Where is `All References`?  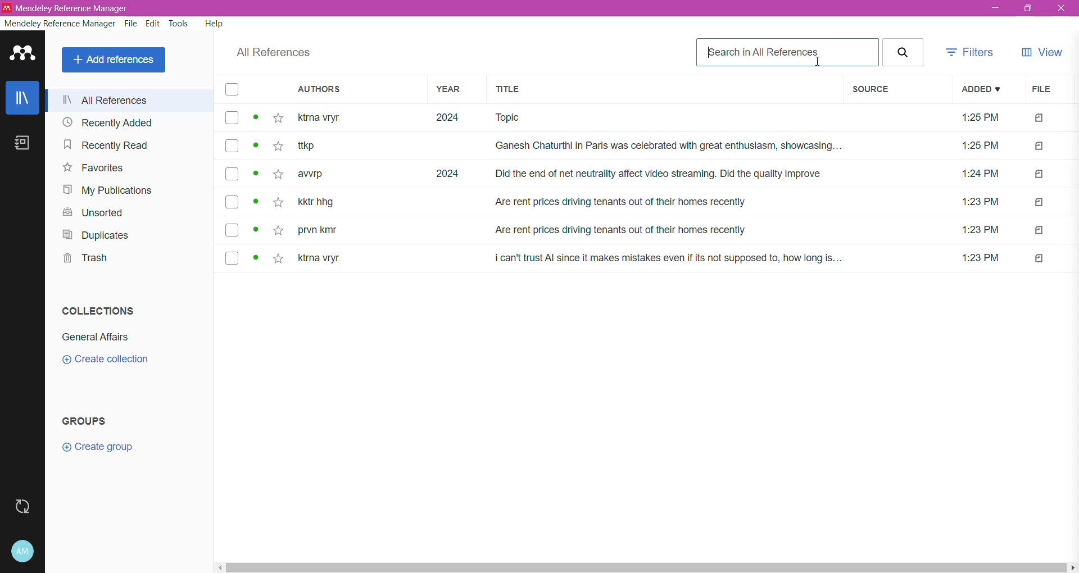 All References is located at coordinates (126, 100).